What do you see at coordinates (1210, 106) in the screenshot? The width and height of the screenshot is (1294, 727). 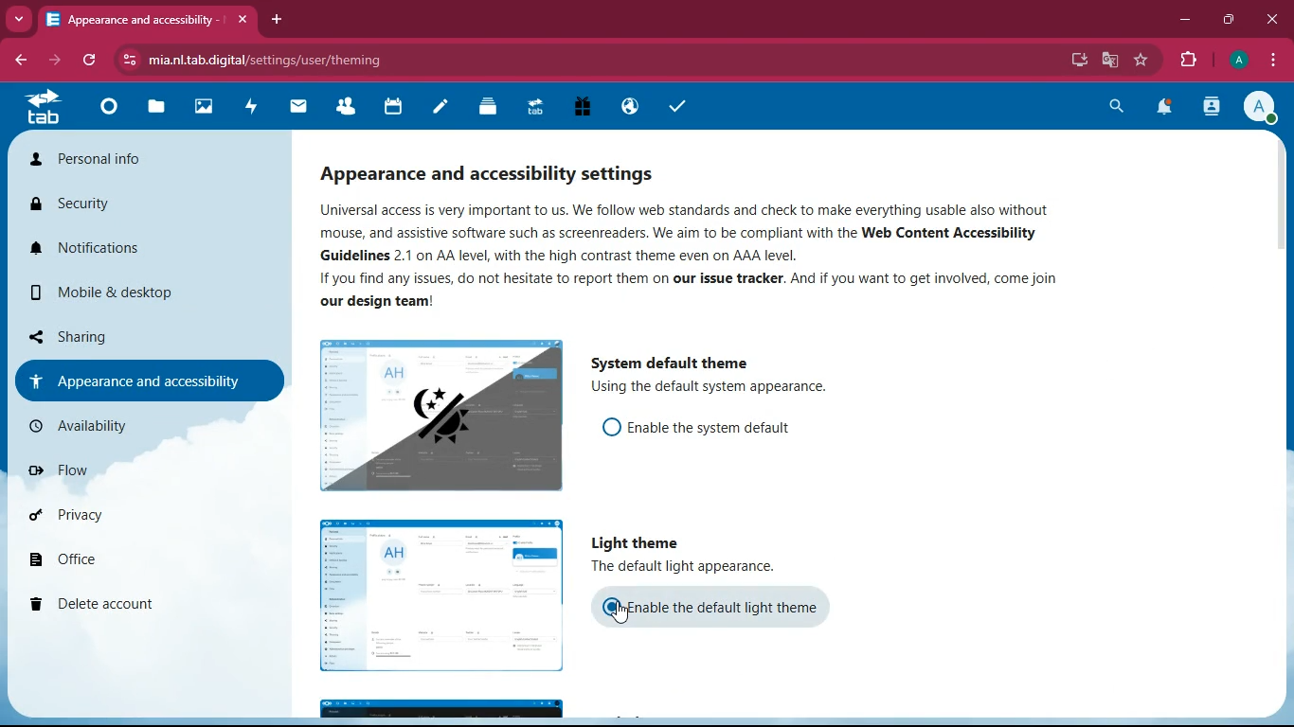 I see `activity` at bounding box center [1210, 106].